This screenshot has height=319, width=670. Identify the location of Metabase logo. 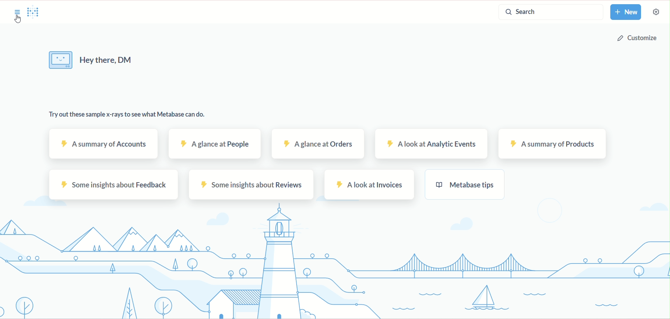
(35, 13).